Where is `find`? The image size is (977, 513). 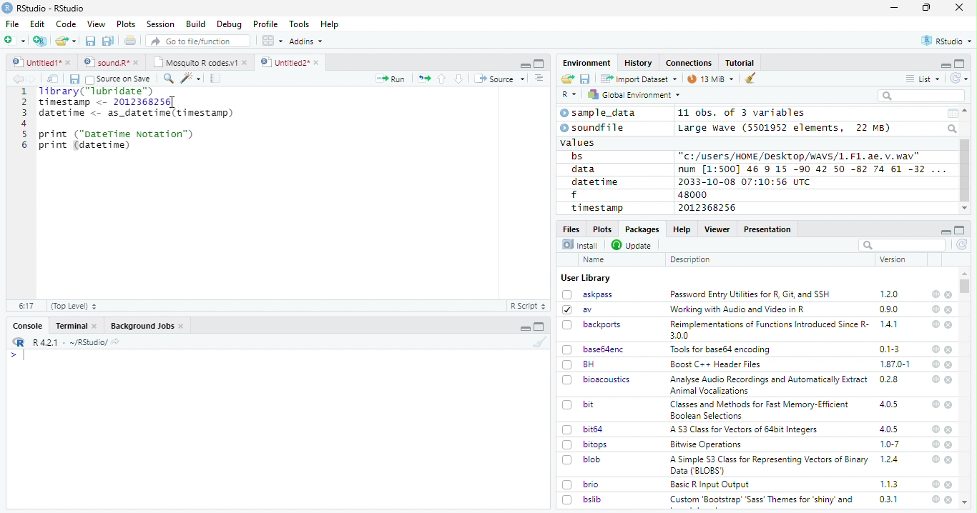
find is located at coordinates (167, 77).